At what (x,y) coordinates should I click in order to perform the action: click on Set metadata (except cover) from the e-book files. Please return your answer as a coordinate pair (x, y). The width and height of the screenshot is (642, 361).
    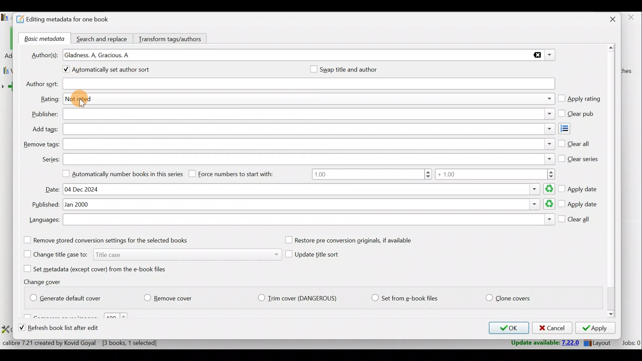
    Looking at the image, I should click on (103, 268).